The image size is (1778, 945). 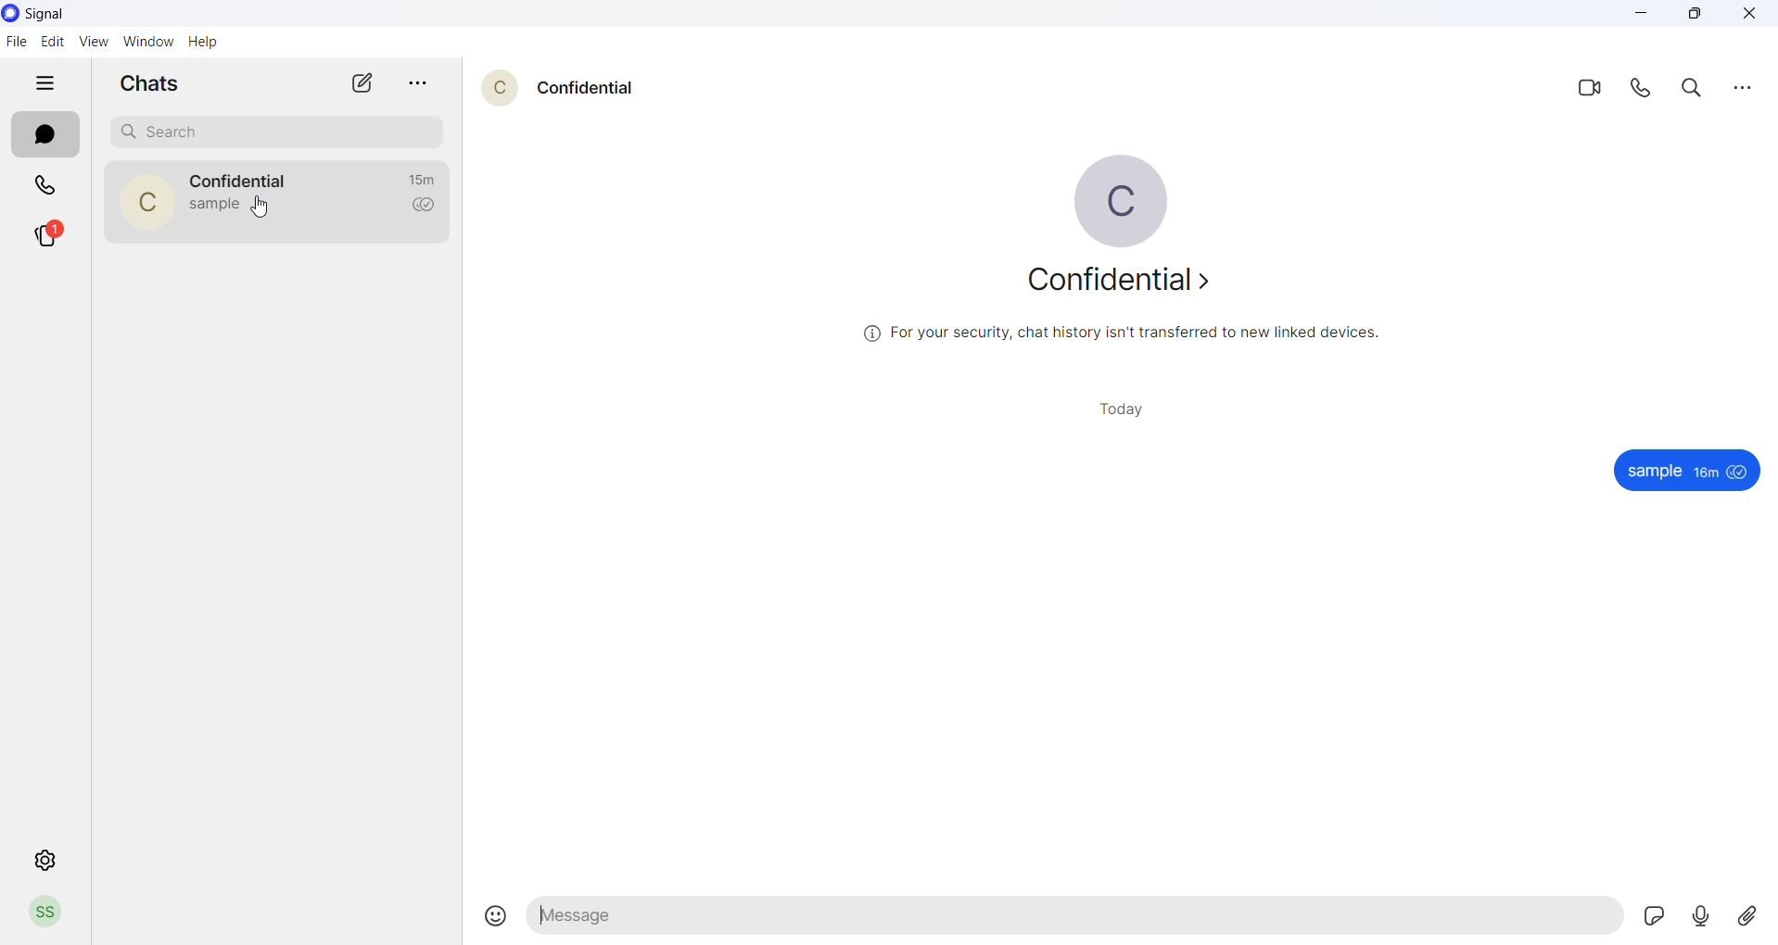 What do you see at coordinates (585, 91) in the screenshot?
I see `confidential` at bounding box center [585, 91].